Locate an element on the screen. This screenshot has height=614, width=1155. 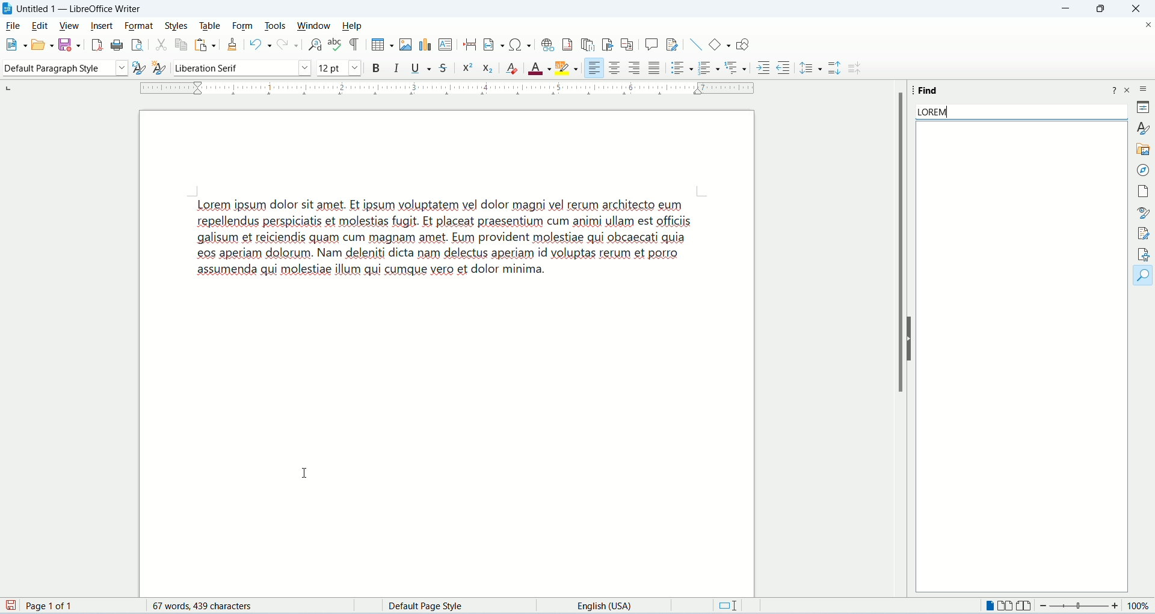
margin is located at coordinates (437, 89).